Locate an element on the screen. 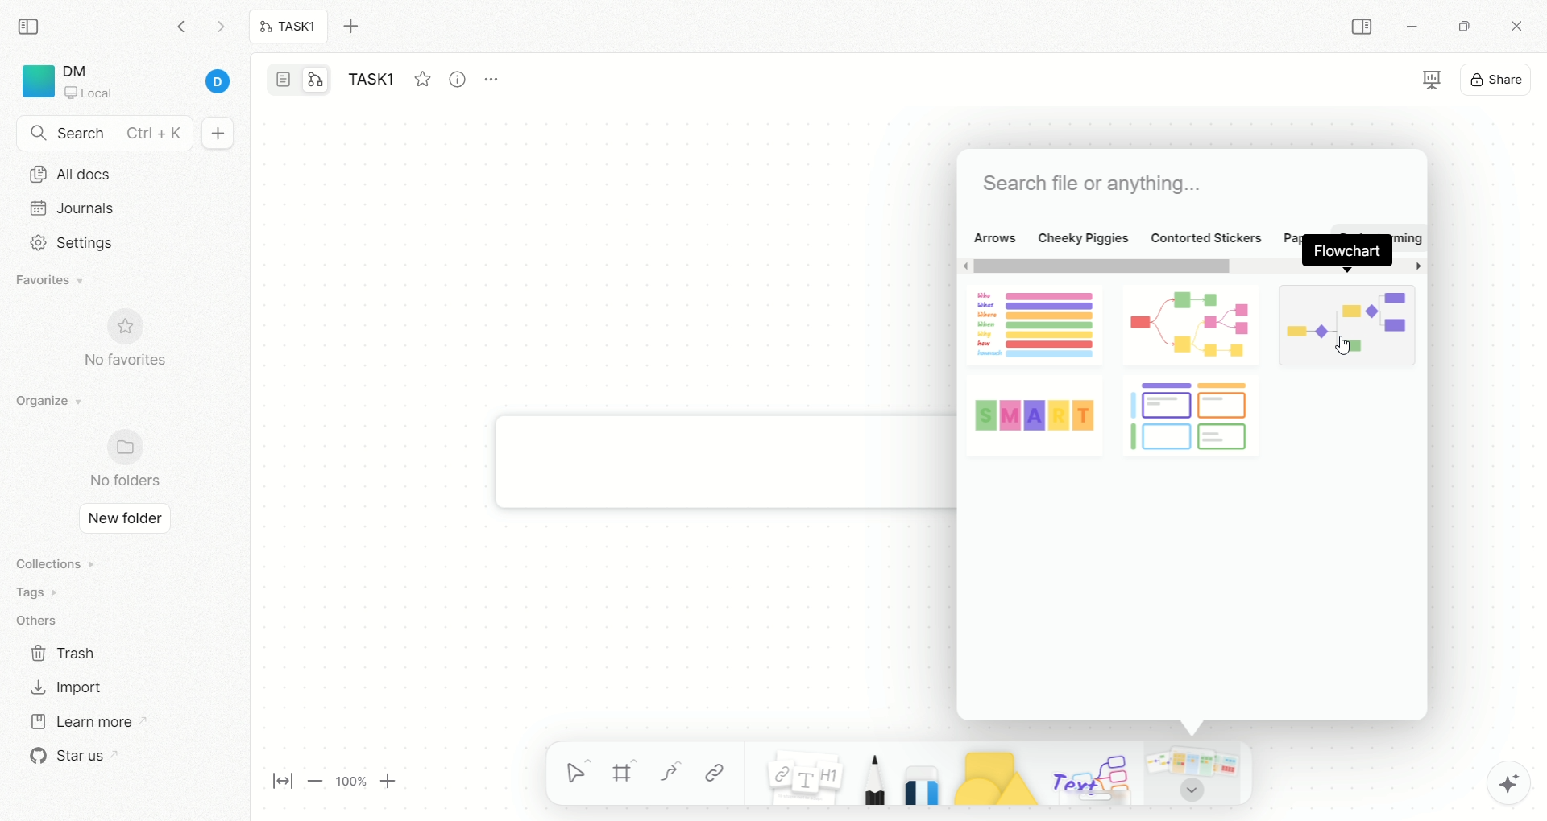 This screenshot has width=1547, height=821. curve is located at coordinates (669, 775).